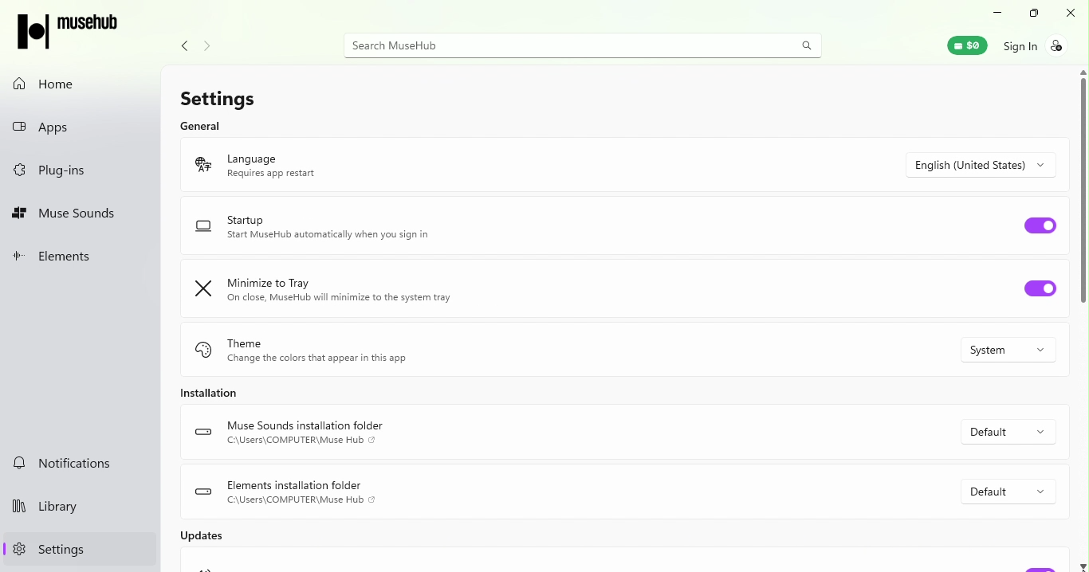  What do you see at coordinates (85, 84) in the screenshot?
I see `Home` at bounding box center [85, 84].